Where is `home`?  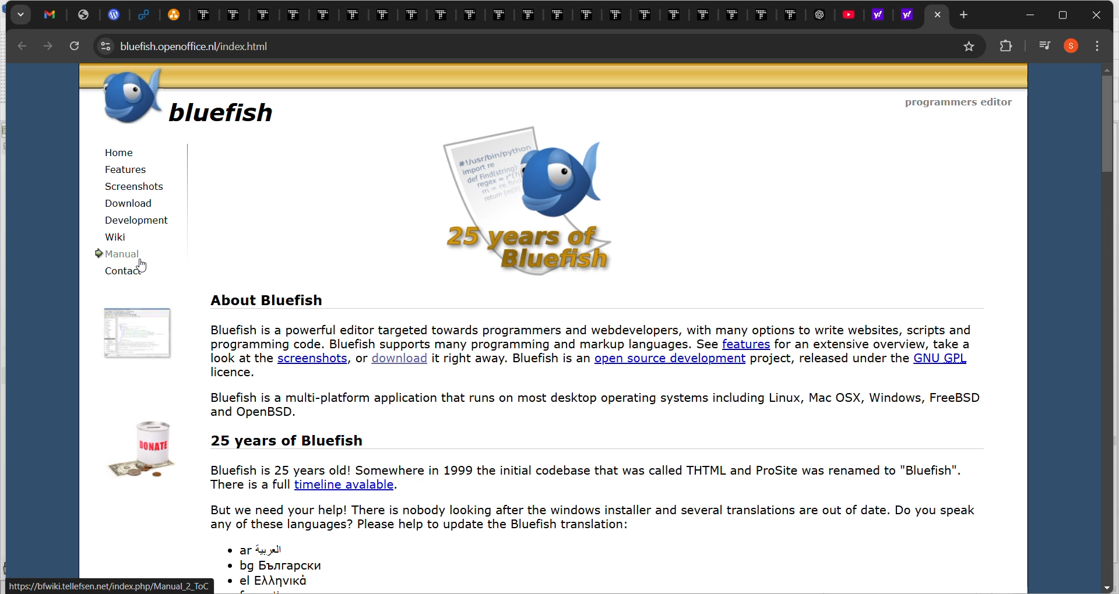
home is located at coordinates (122, 153).